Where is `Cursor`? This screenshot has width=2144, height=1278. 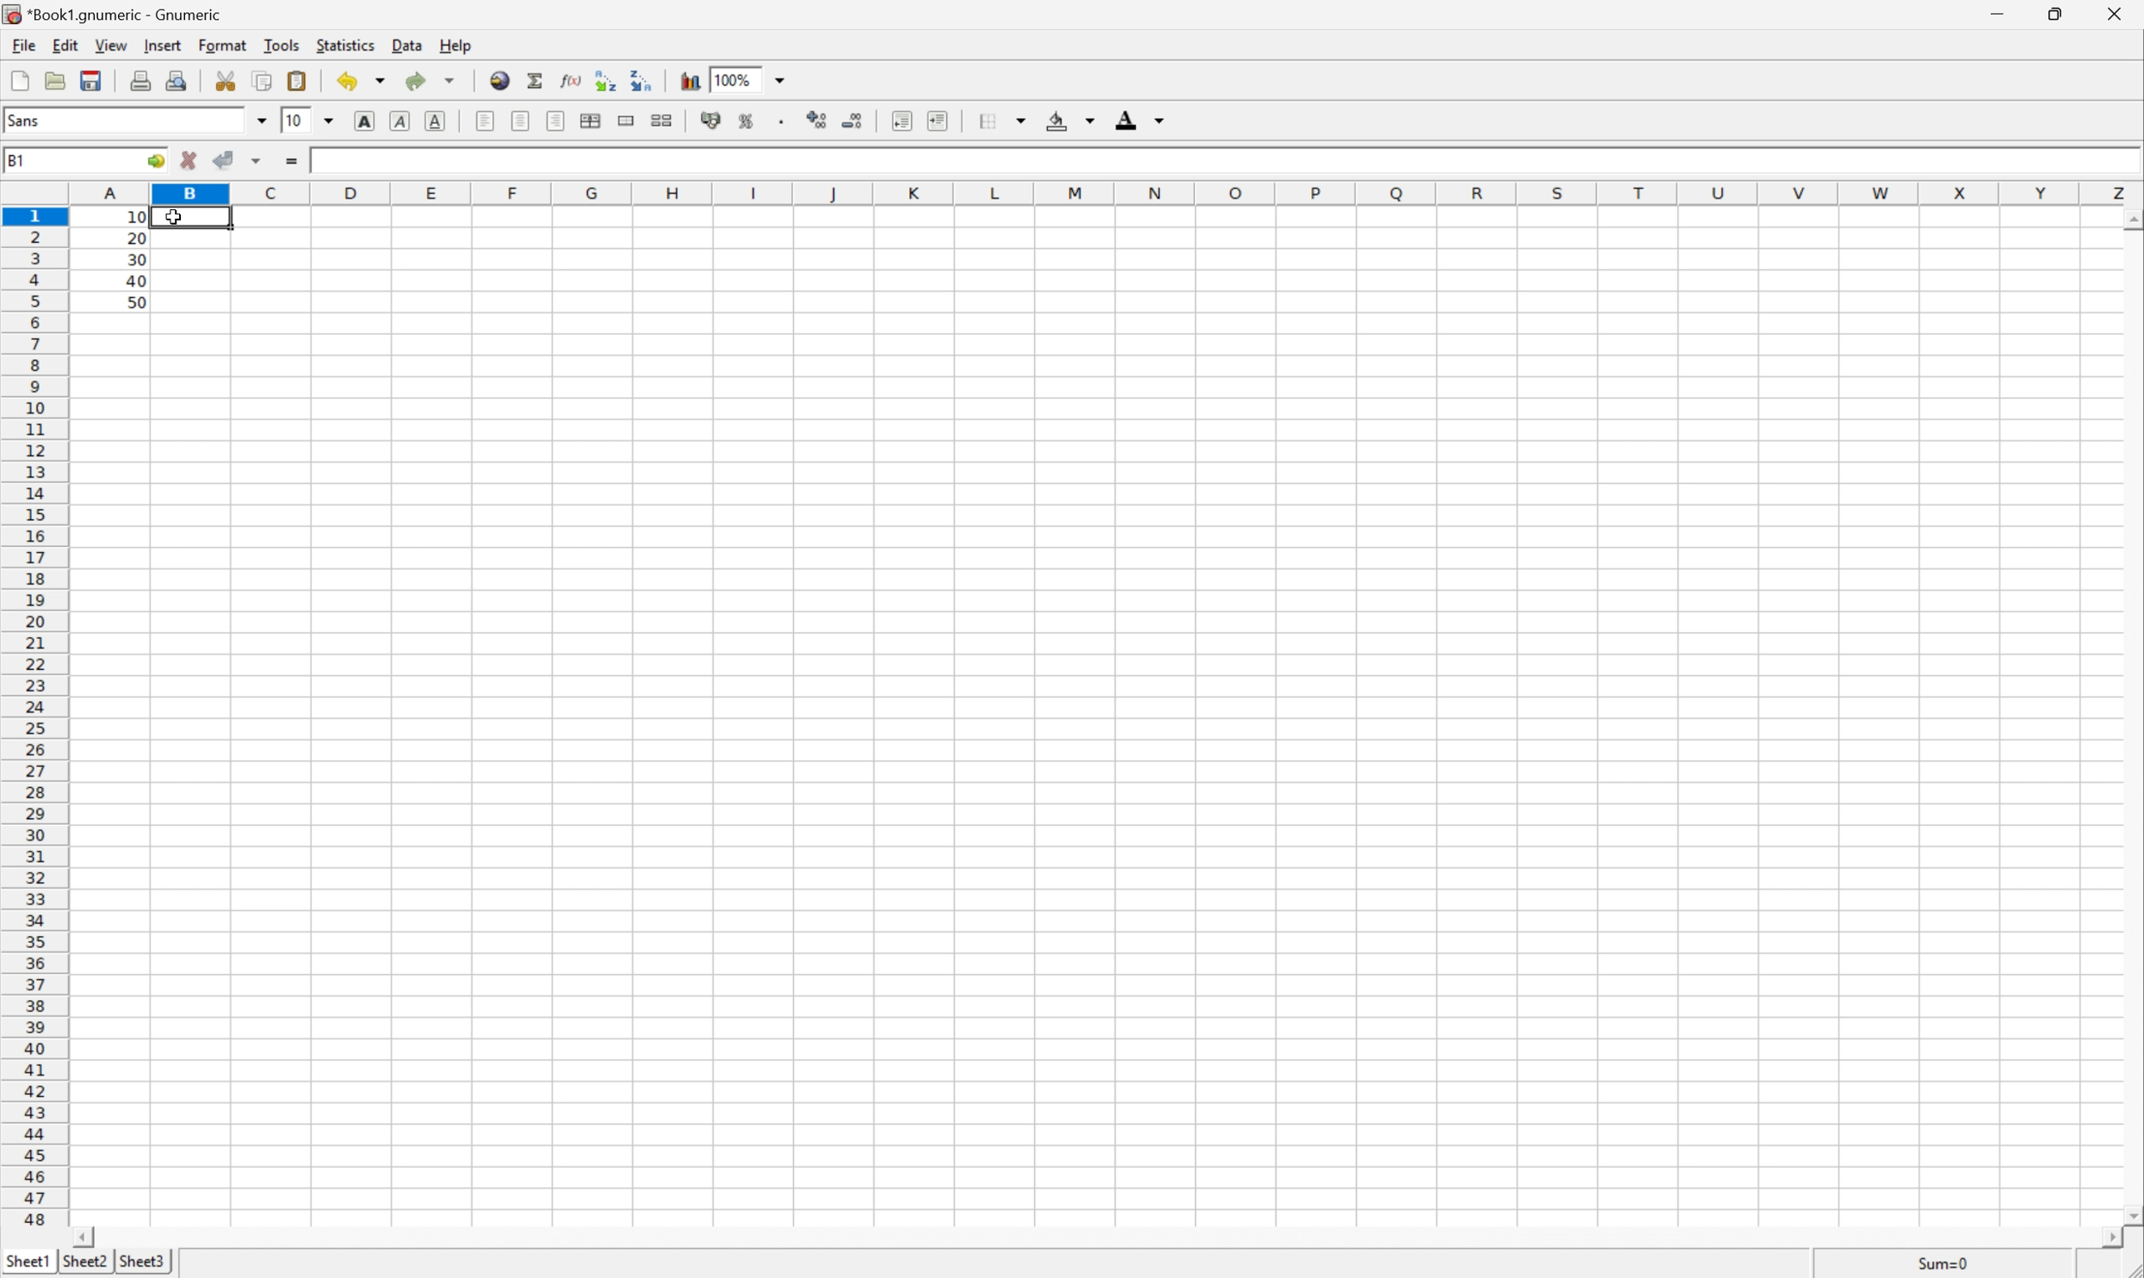 Cursor is located at coordinates (173, 217).